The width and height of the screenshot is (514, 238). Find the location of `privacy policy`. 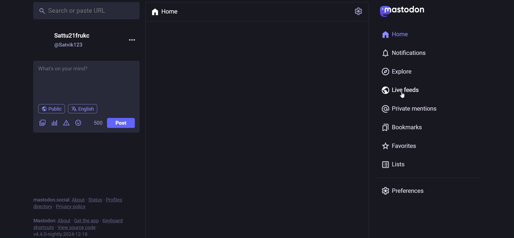

privacy policy is located at coordinates (71, 208).